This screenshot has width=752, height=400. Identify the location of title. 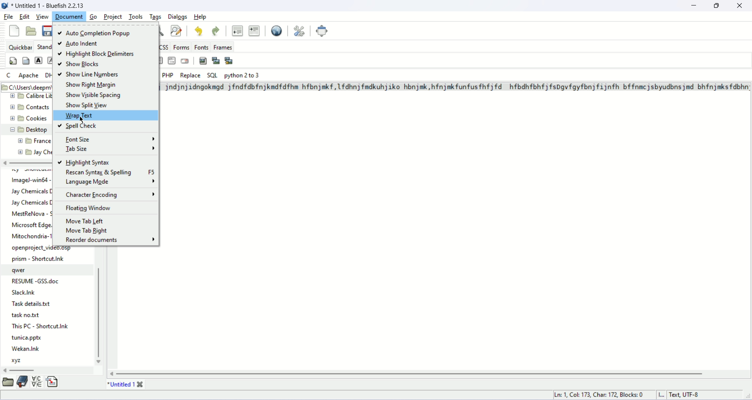
(119, 384).